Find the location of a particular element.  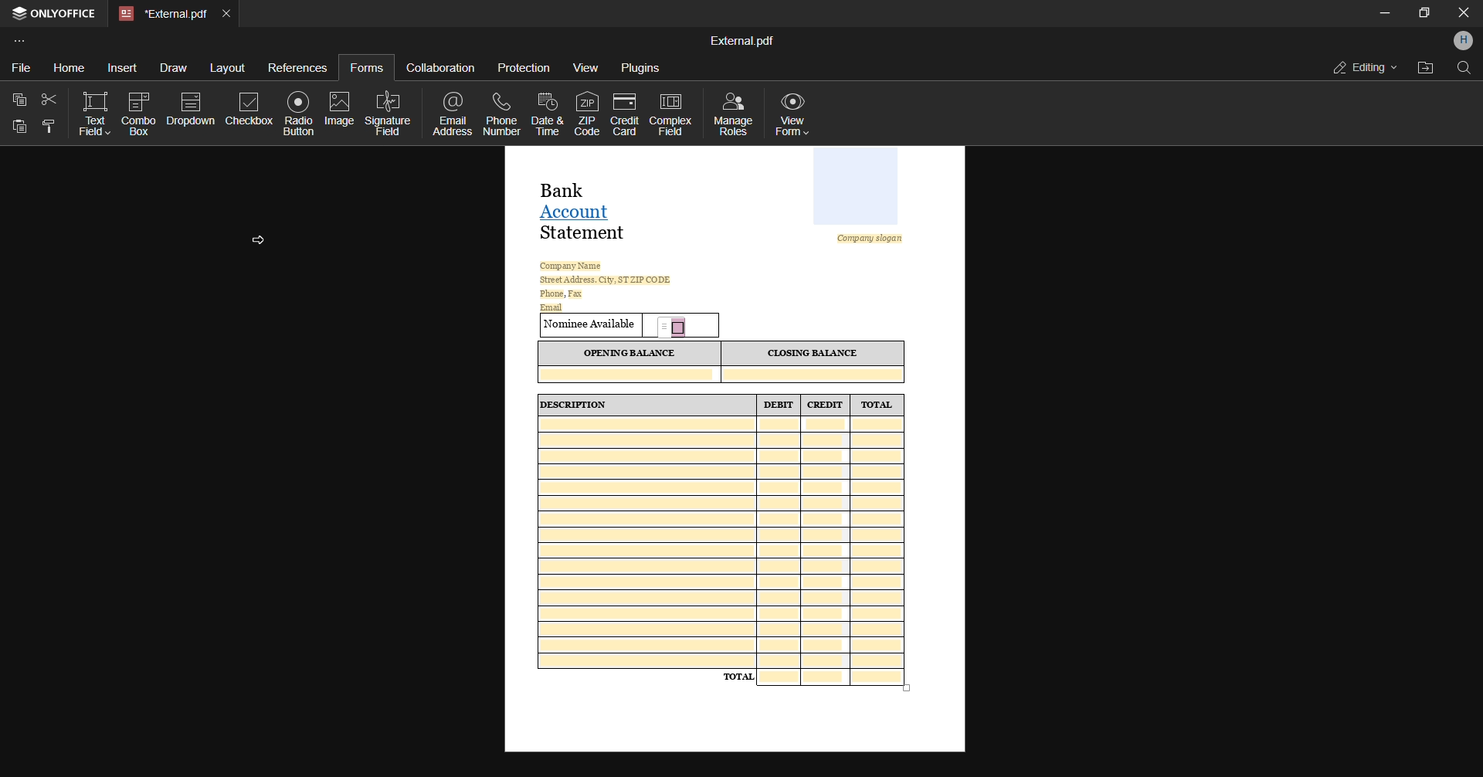

current open pdf is located at coordinates (162, 14).